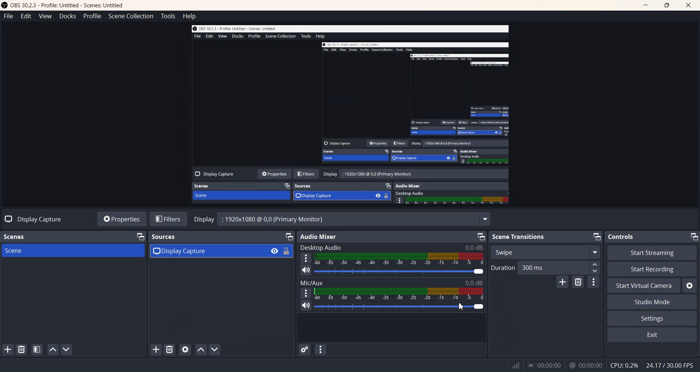  Describe the element at coordinates (545, 267) in the screenshot. I see `Duration` at that location.